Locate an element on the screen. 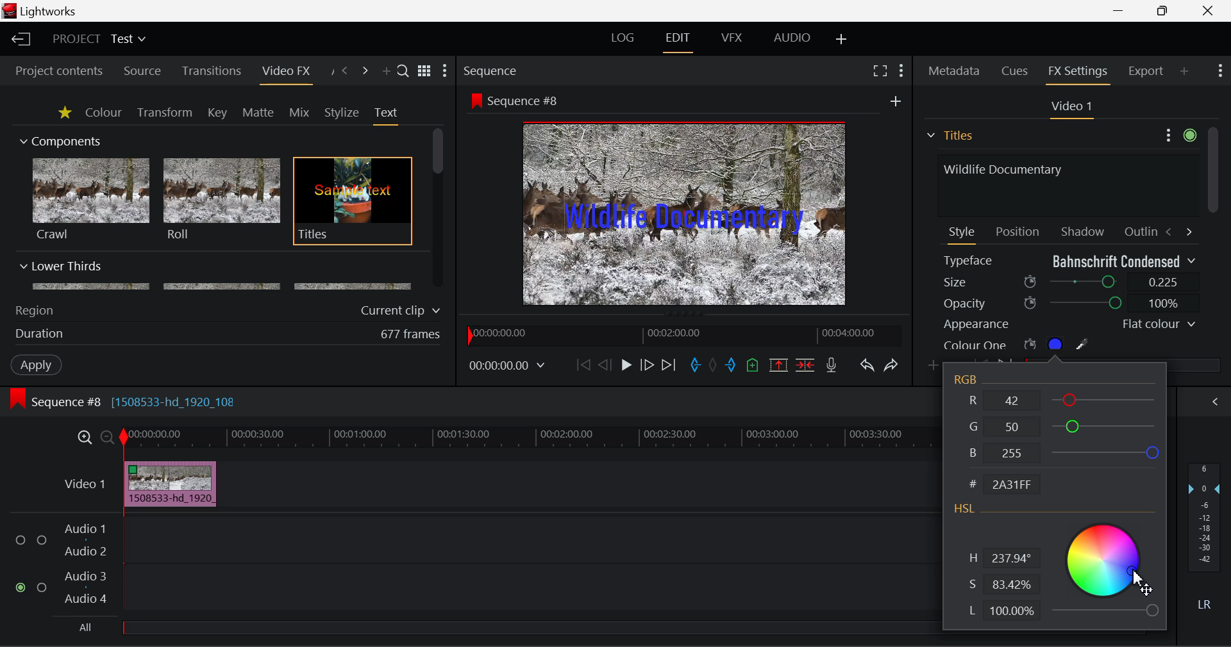 This screenshot has width=1231, height=647. Text Input Field is located at coordinates (1064, 184).